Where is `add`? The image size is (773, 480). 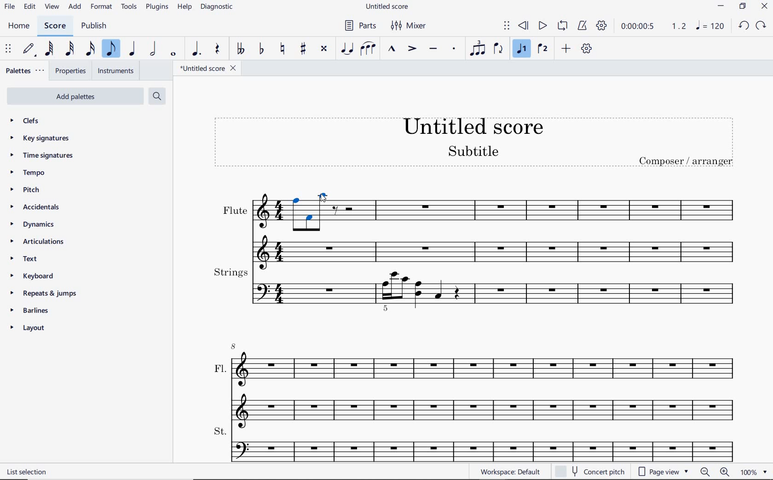
add is located at coordinates (75, 7).